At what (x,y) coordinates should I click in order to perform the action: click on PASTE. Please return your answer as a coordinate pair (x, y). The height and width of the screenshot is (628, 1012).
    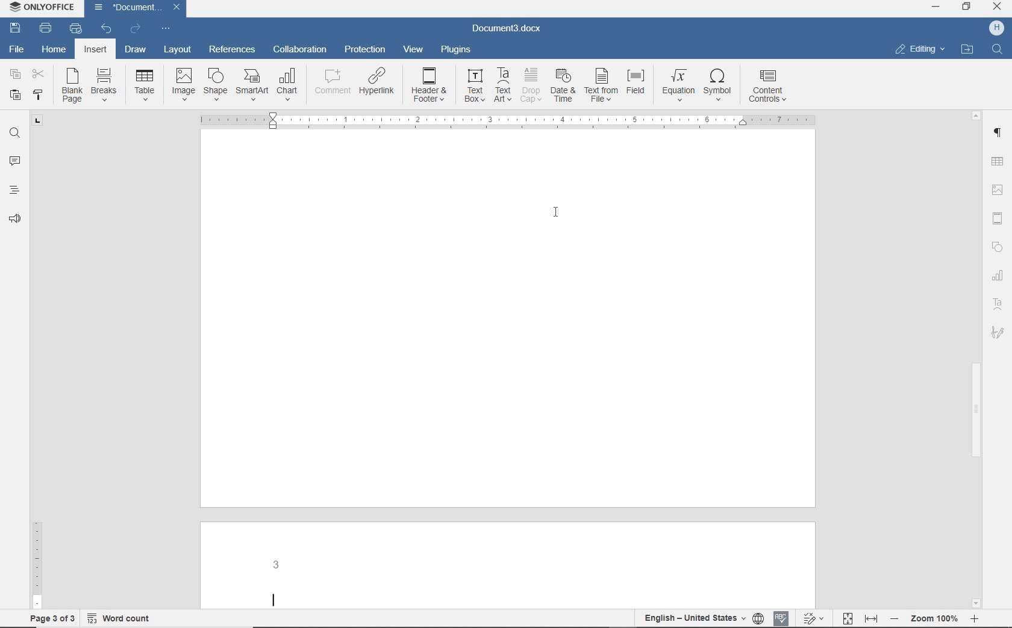
    Looking at the image, I should click on (16, 94).